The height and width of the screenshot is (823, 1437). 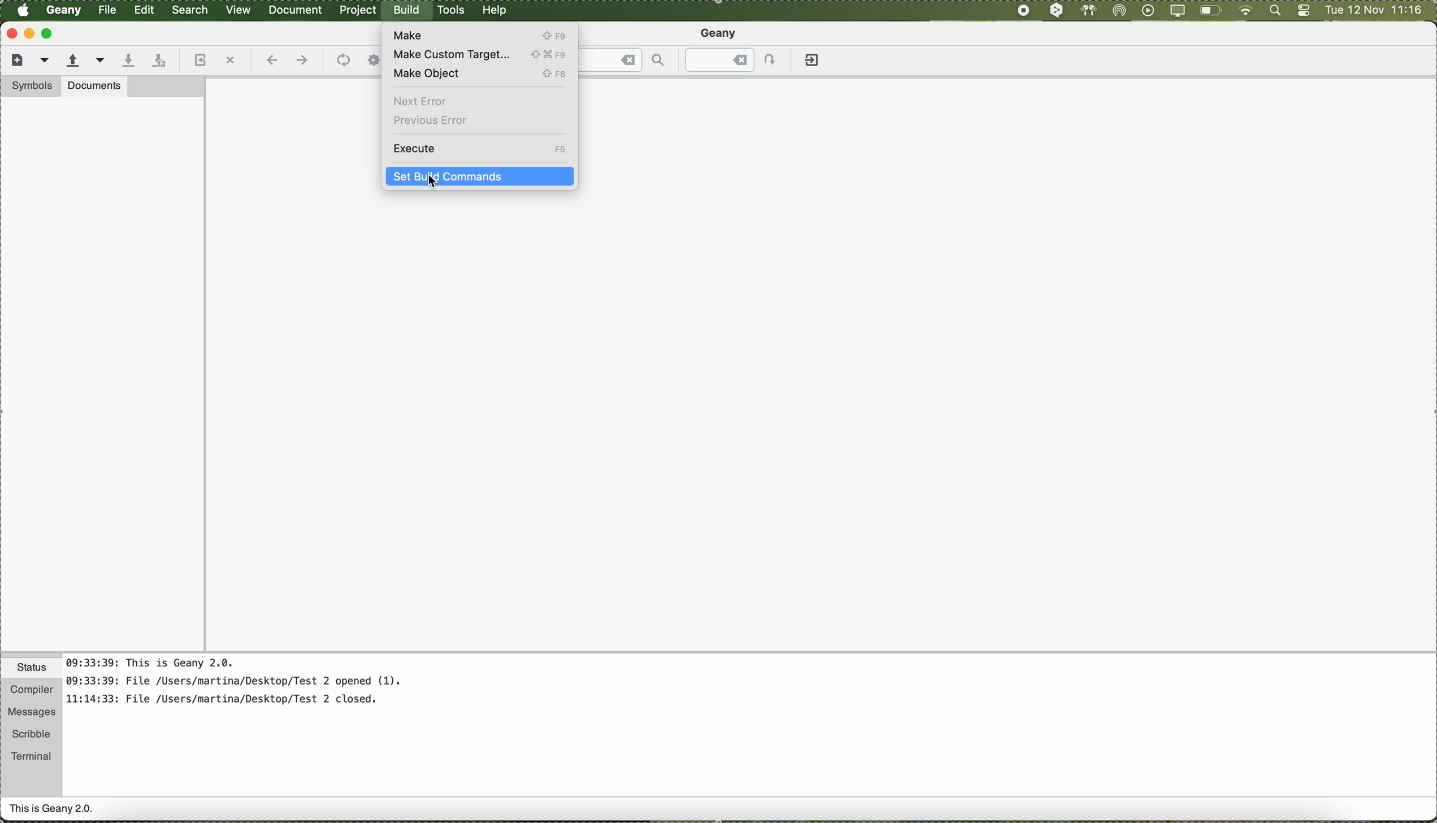 What do you see at coordinates (408, 14) in the screenshot?
I see `click on build` at bounding box center [408, 14].